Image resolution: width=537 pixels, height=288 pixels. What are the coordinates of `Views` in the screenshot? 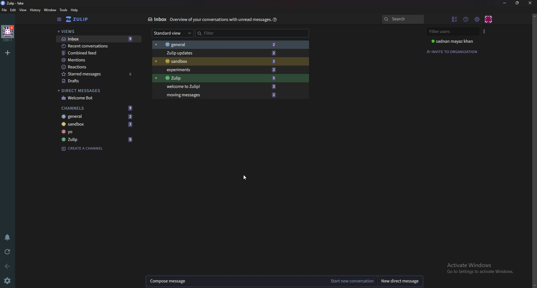 It's located at (70, 32).